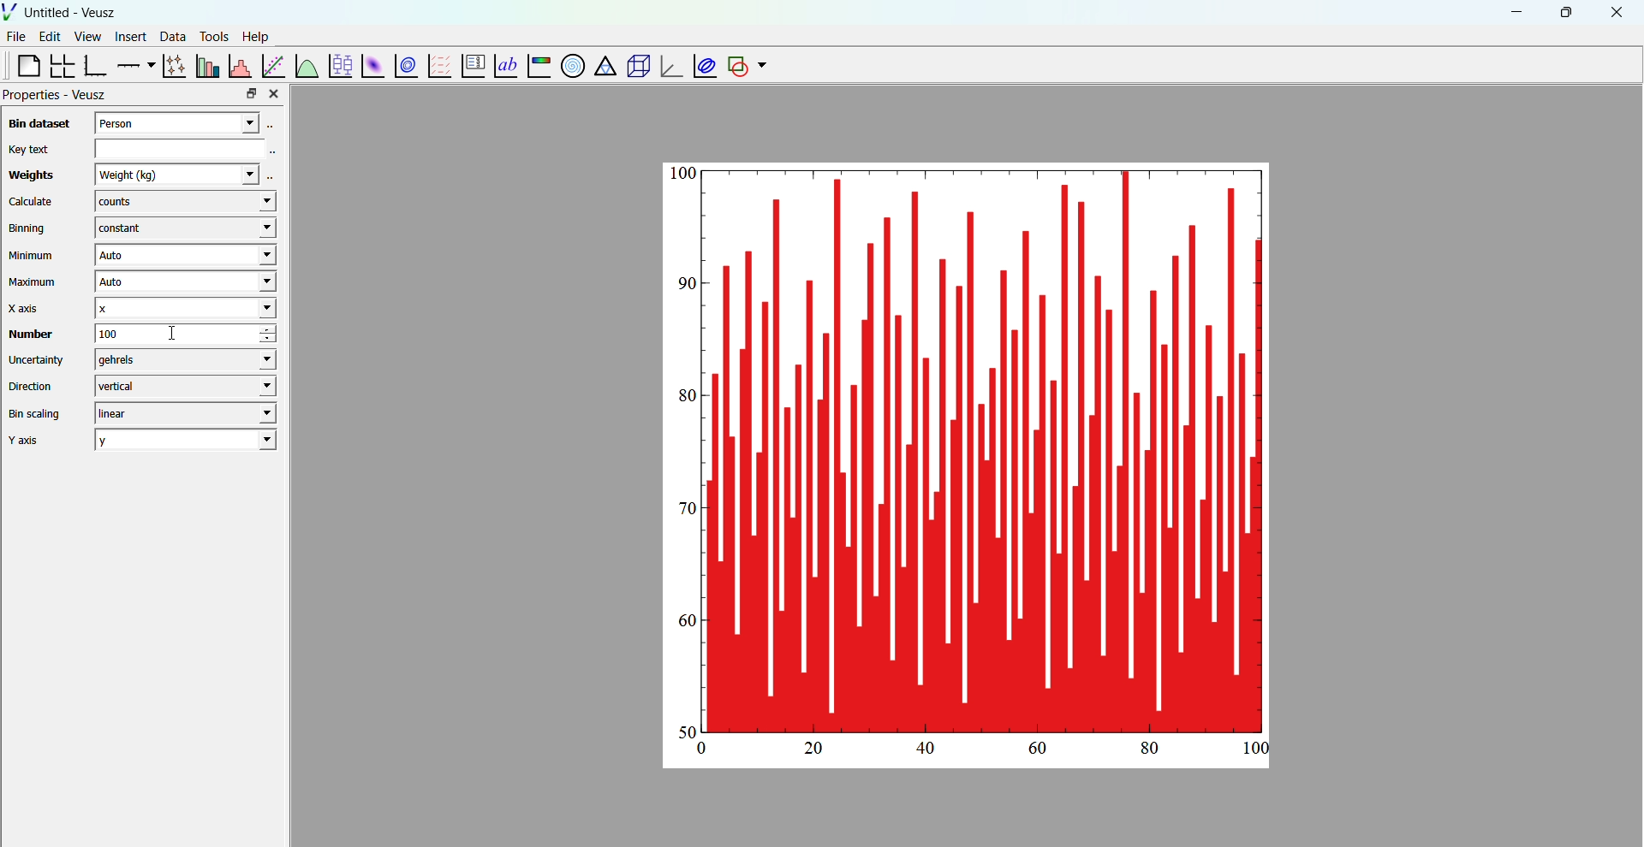 The width and height of the screenshot is (1644, 847). Describe the element at coordinates (407, 67) in the screenshot. I see `plot 2d datasets as contour` at that location.